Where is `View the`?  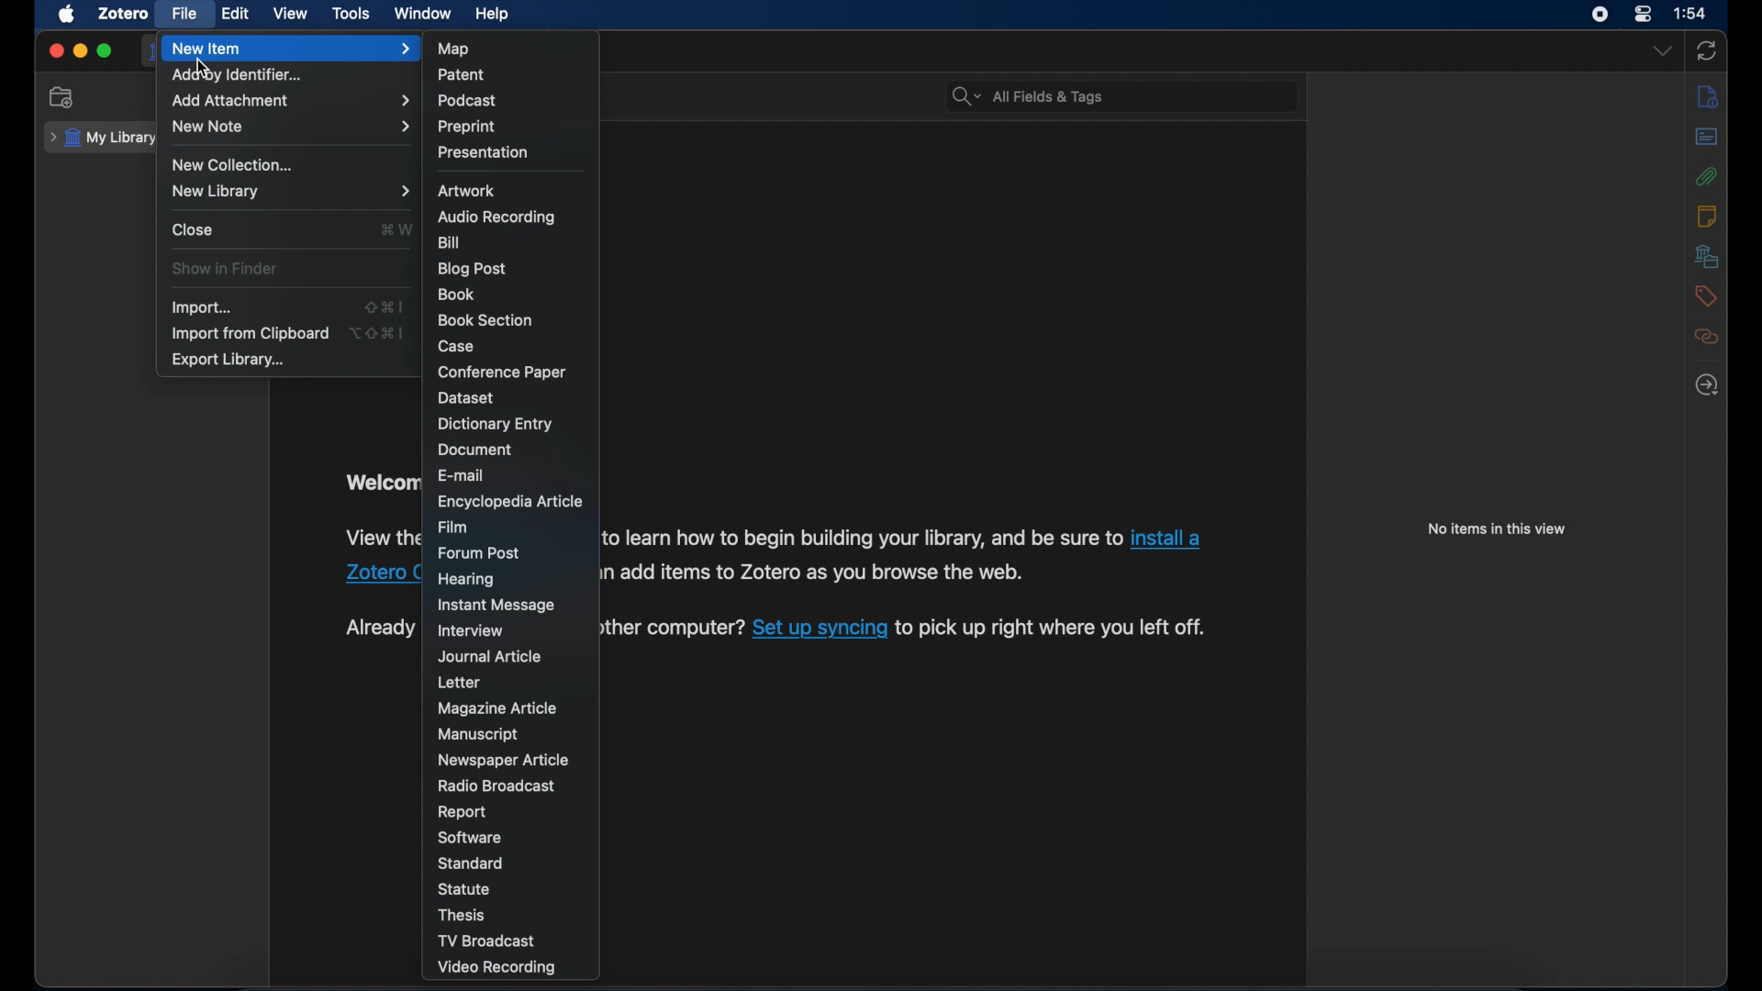
View the is located at coordinates (384, 536).